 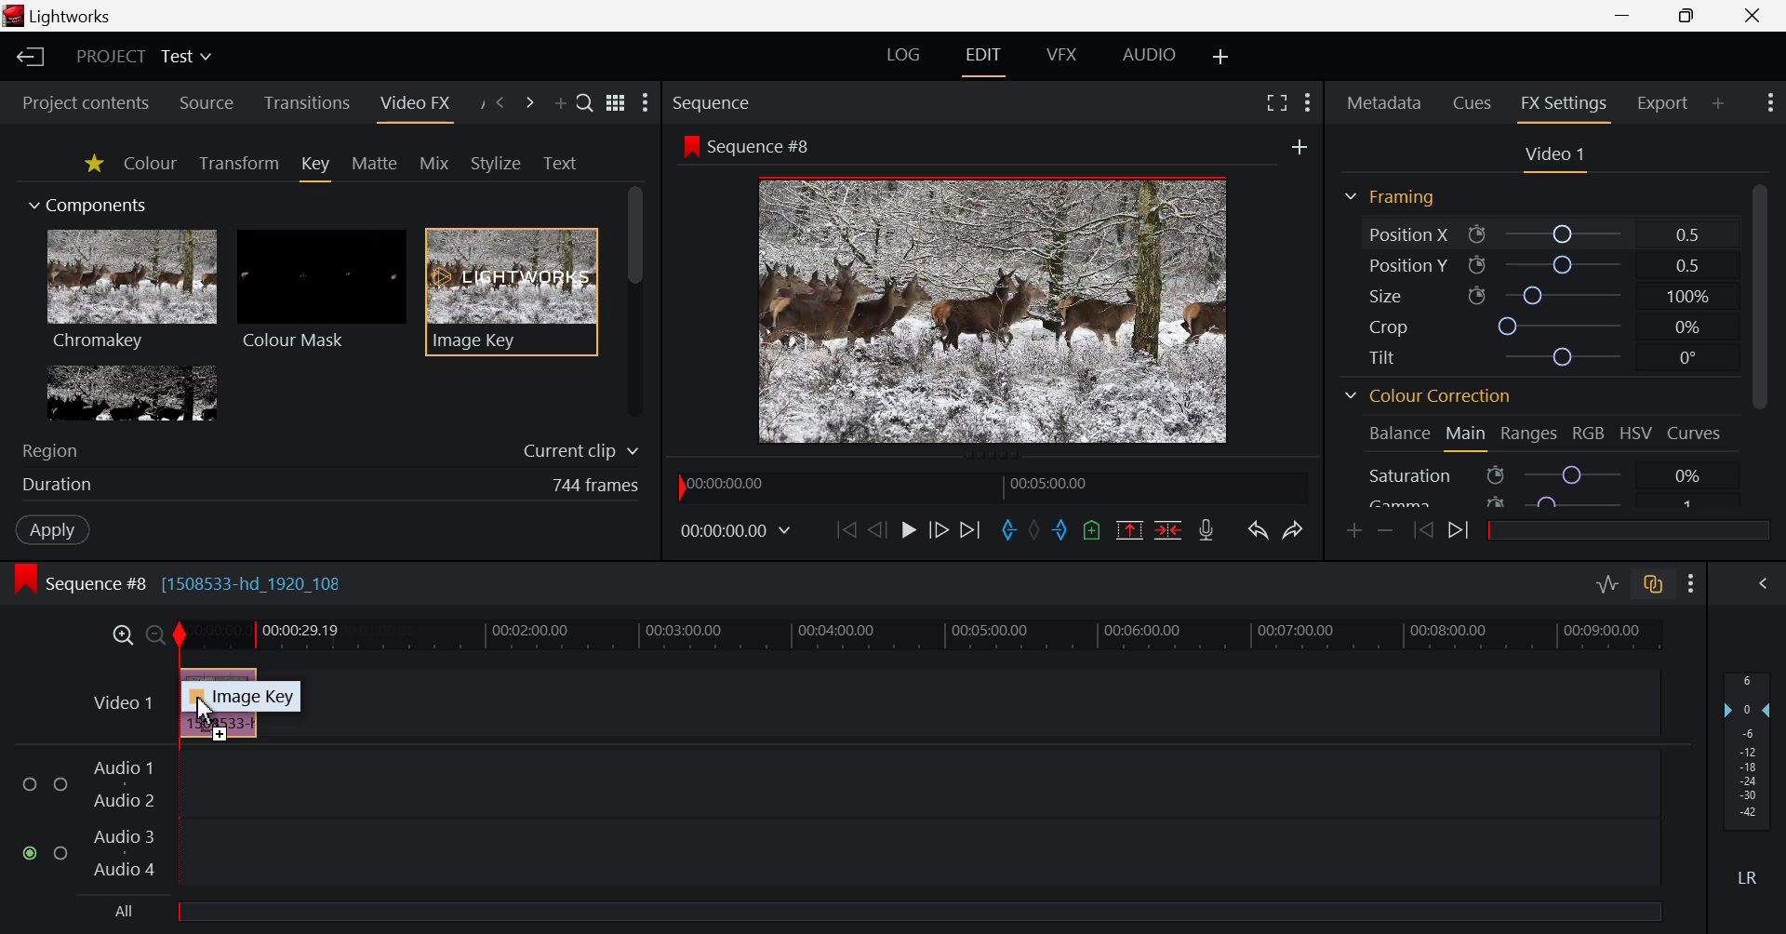 What do you see at coordinates (727, 484) in the screenshot?
I see `00:00:00:00` at bounding box center [727, 484].